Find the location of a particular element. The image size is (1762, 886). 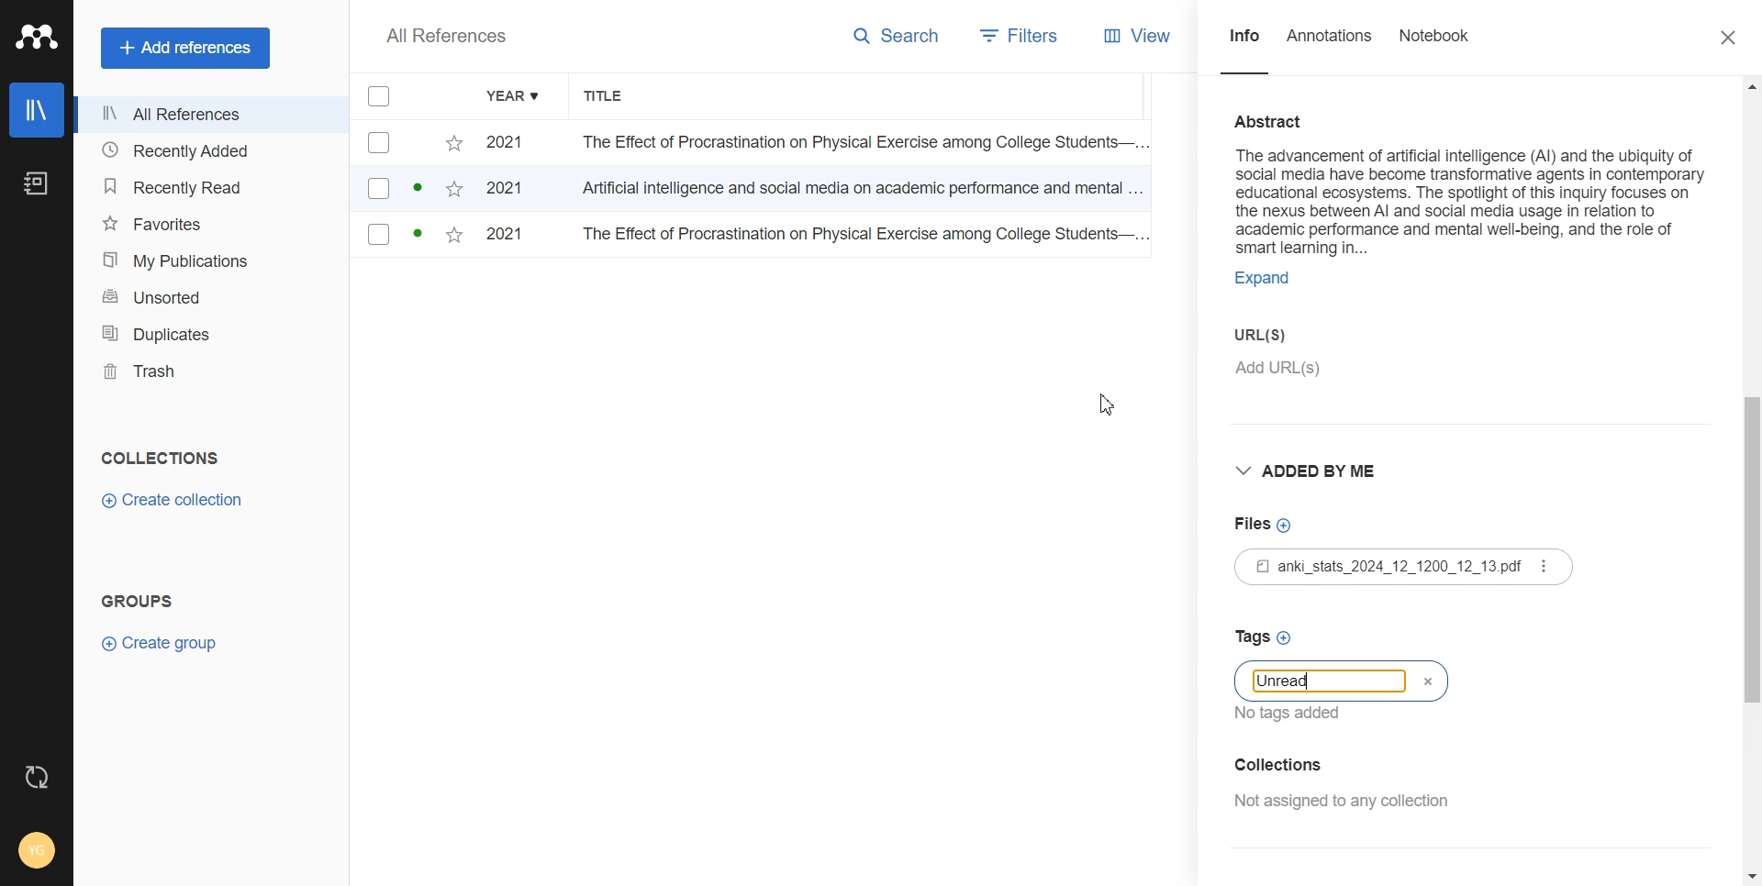

Cursor is located at coordinates (1112, 403).